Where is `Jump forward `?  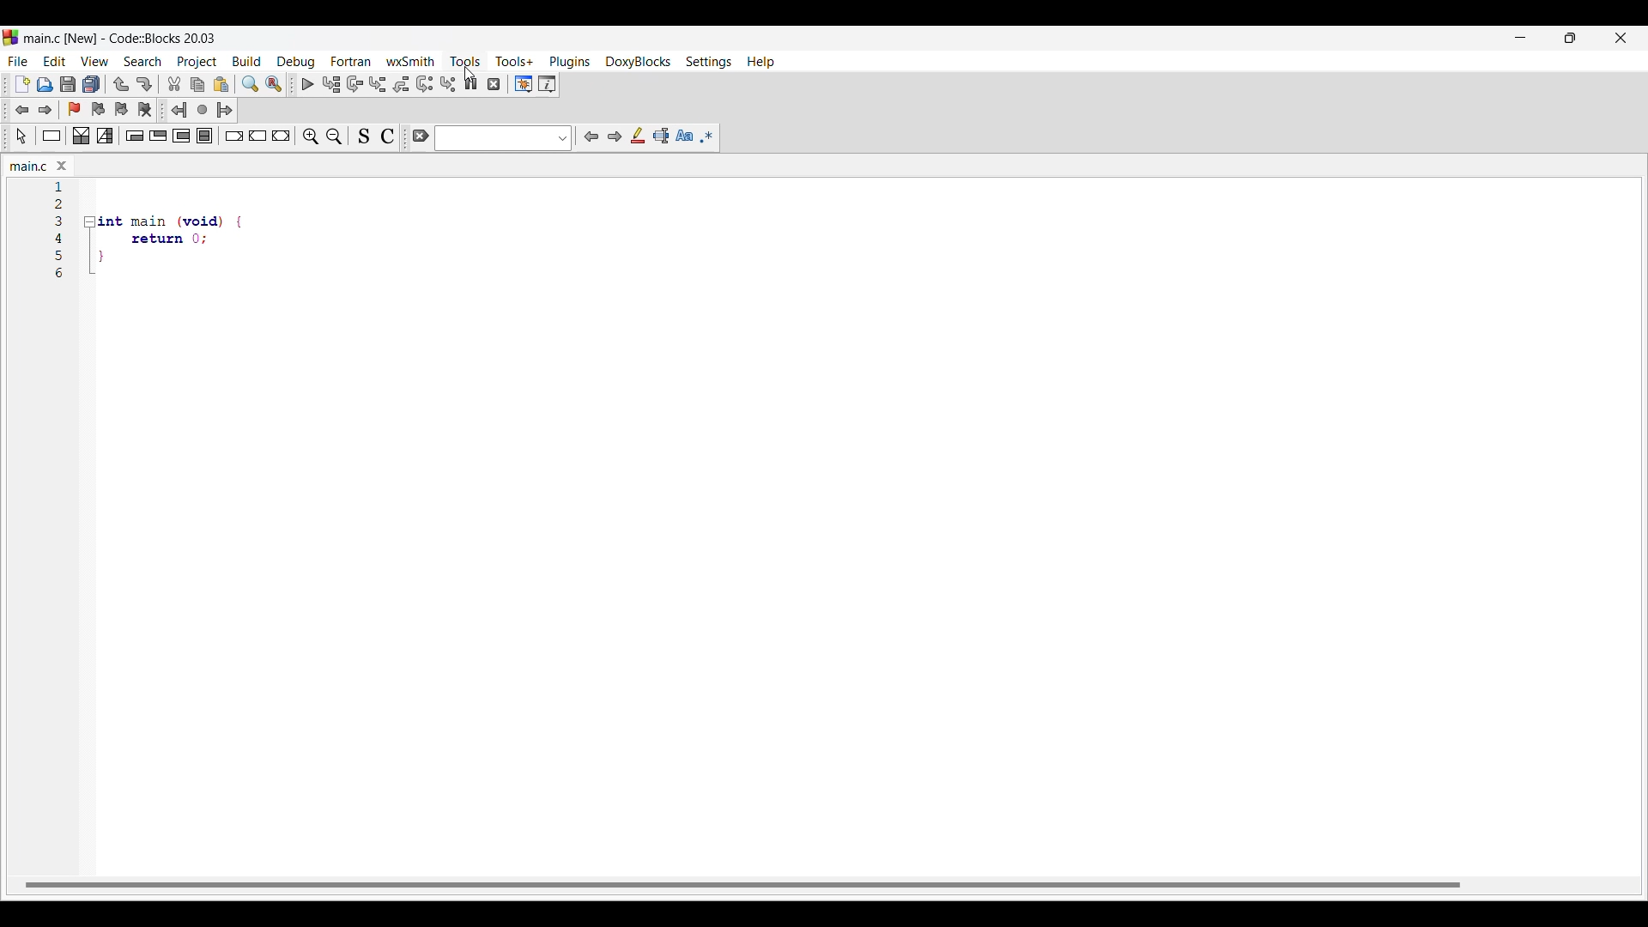
Jump forward  is located at coordinates (45, 110).